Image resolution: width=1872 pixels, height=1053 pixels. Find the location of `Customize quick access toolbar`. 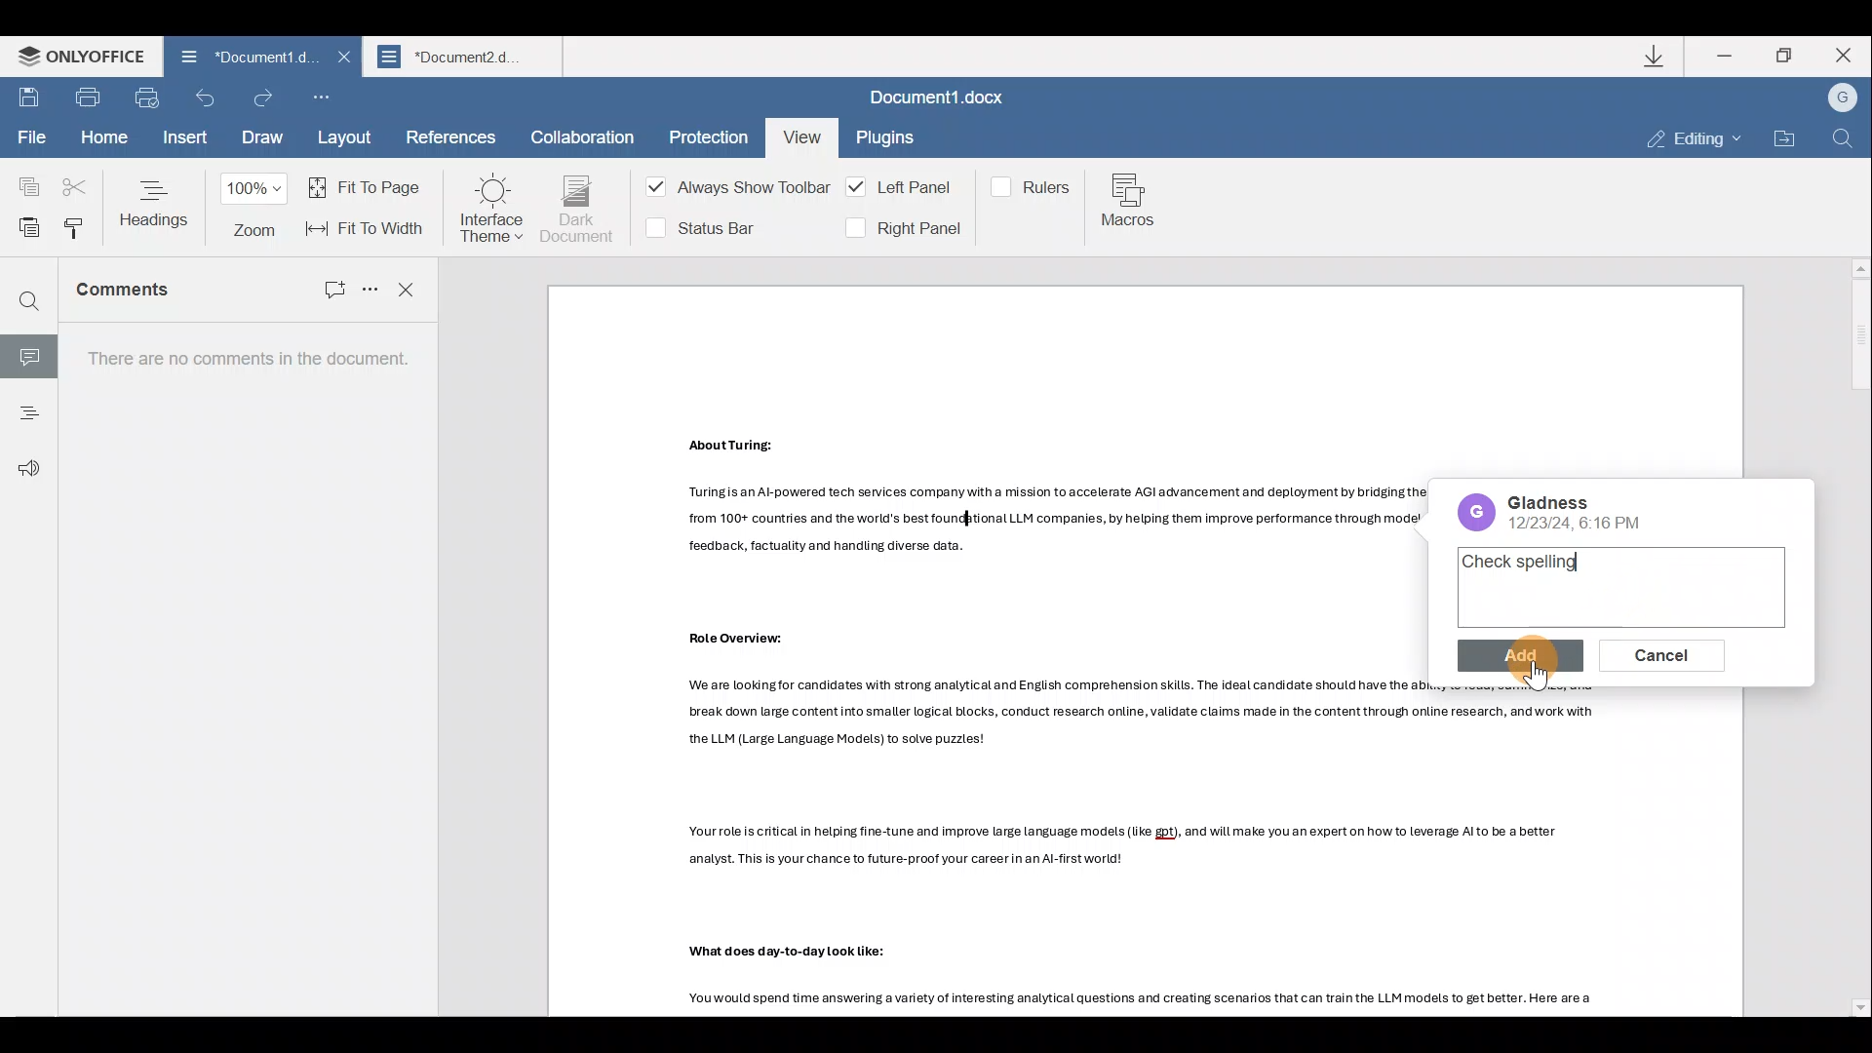

Customize quick access toolbar is located at coordinates (328, 99).